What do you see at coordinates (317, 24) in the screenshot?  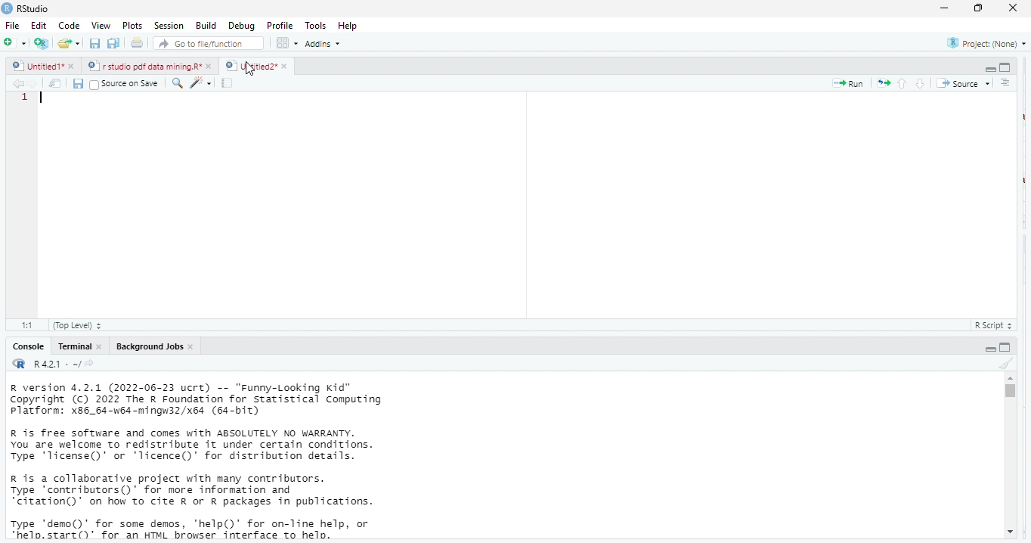 I see `tools` at bounding box center [317, 24].